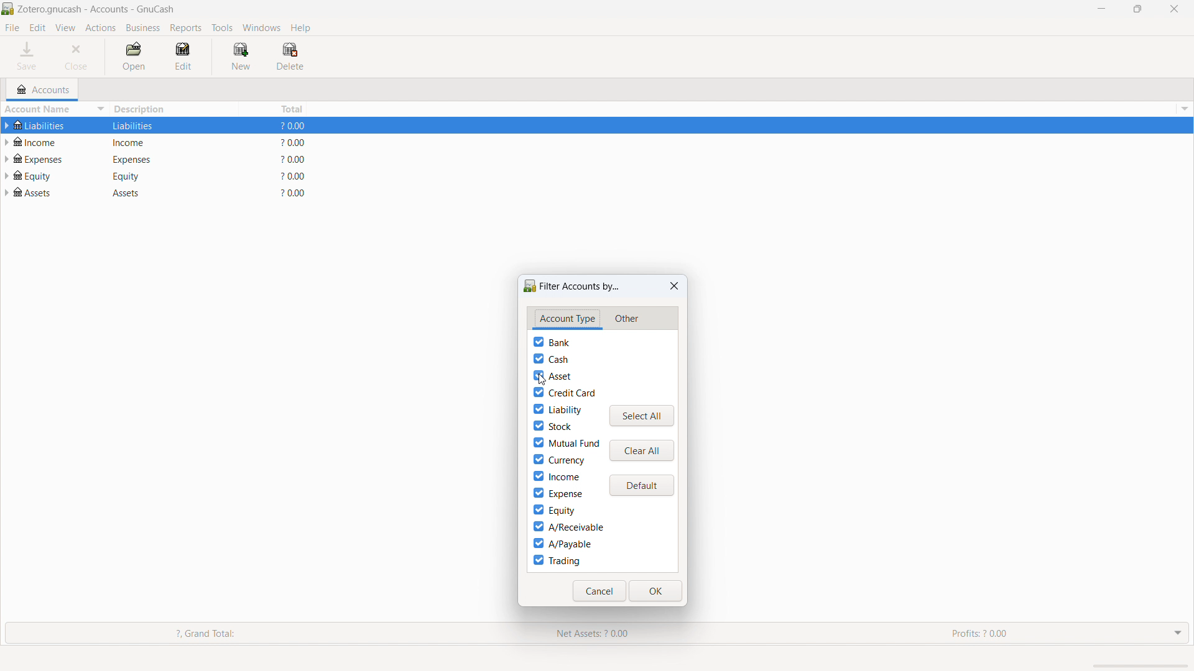 The width and height of the screenshot is (1194, 671). Describe the element at coordinates (300, 27) in the screenshot. I see `help` at that location.